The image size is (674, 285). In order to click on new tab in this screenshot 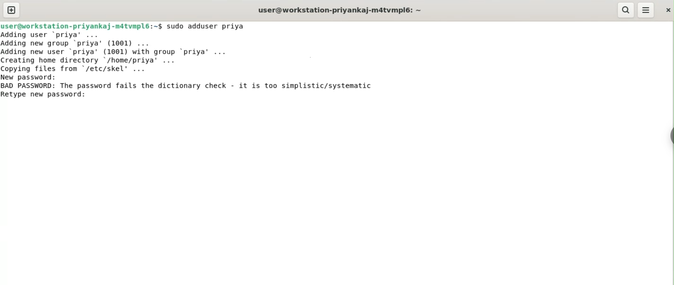, I will do `click(12, 10)`.